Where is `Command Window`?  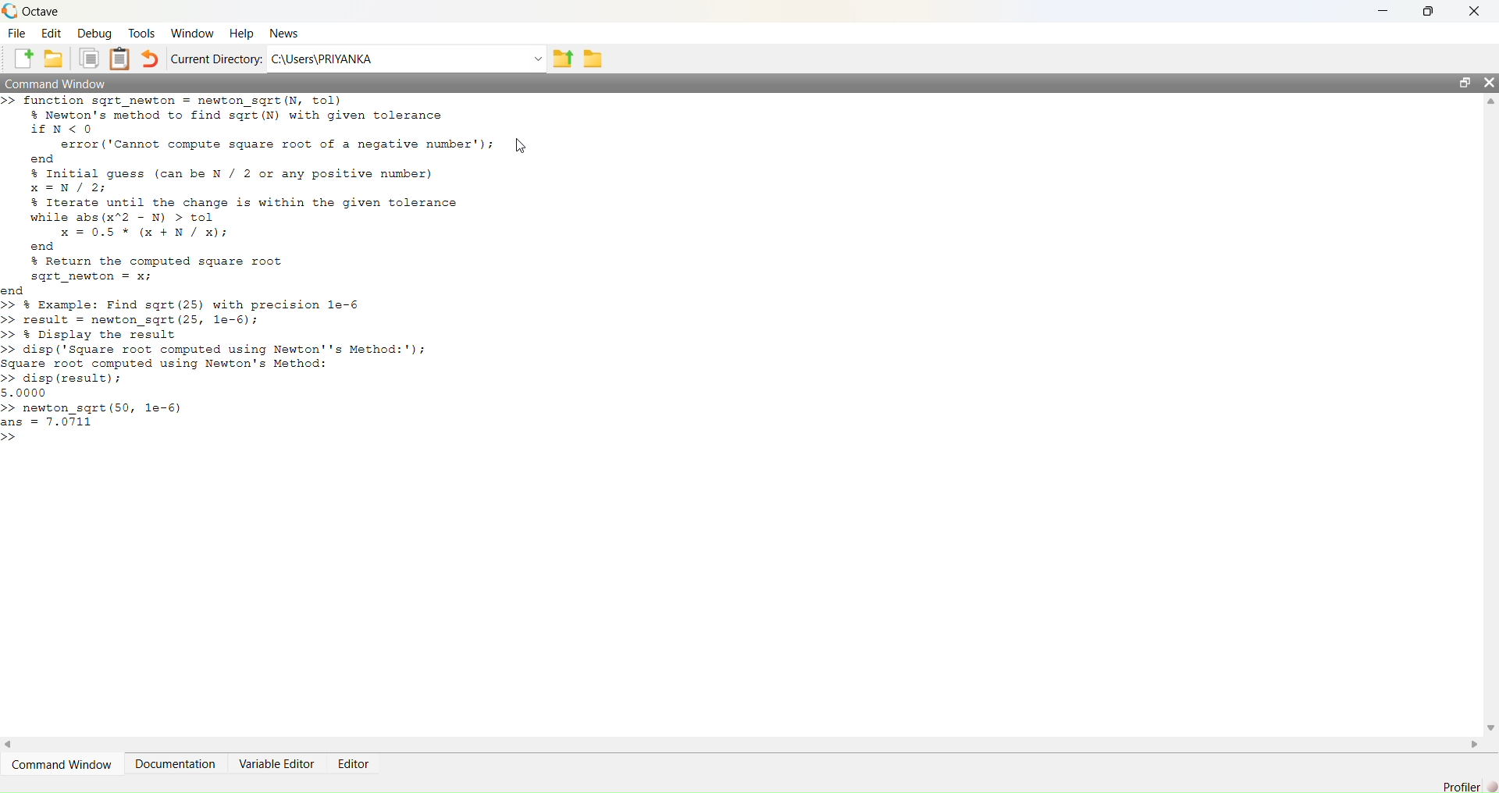
Command Window is located at coordinates (66, 765).